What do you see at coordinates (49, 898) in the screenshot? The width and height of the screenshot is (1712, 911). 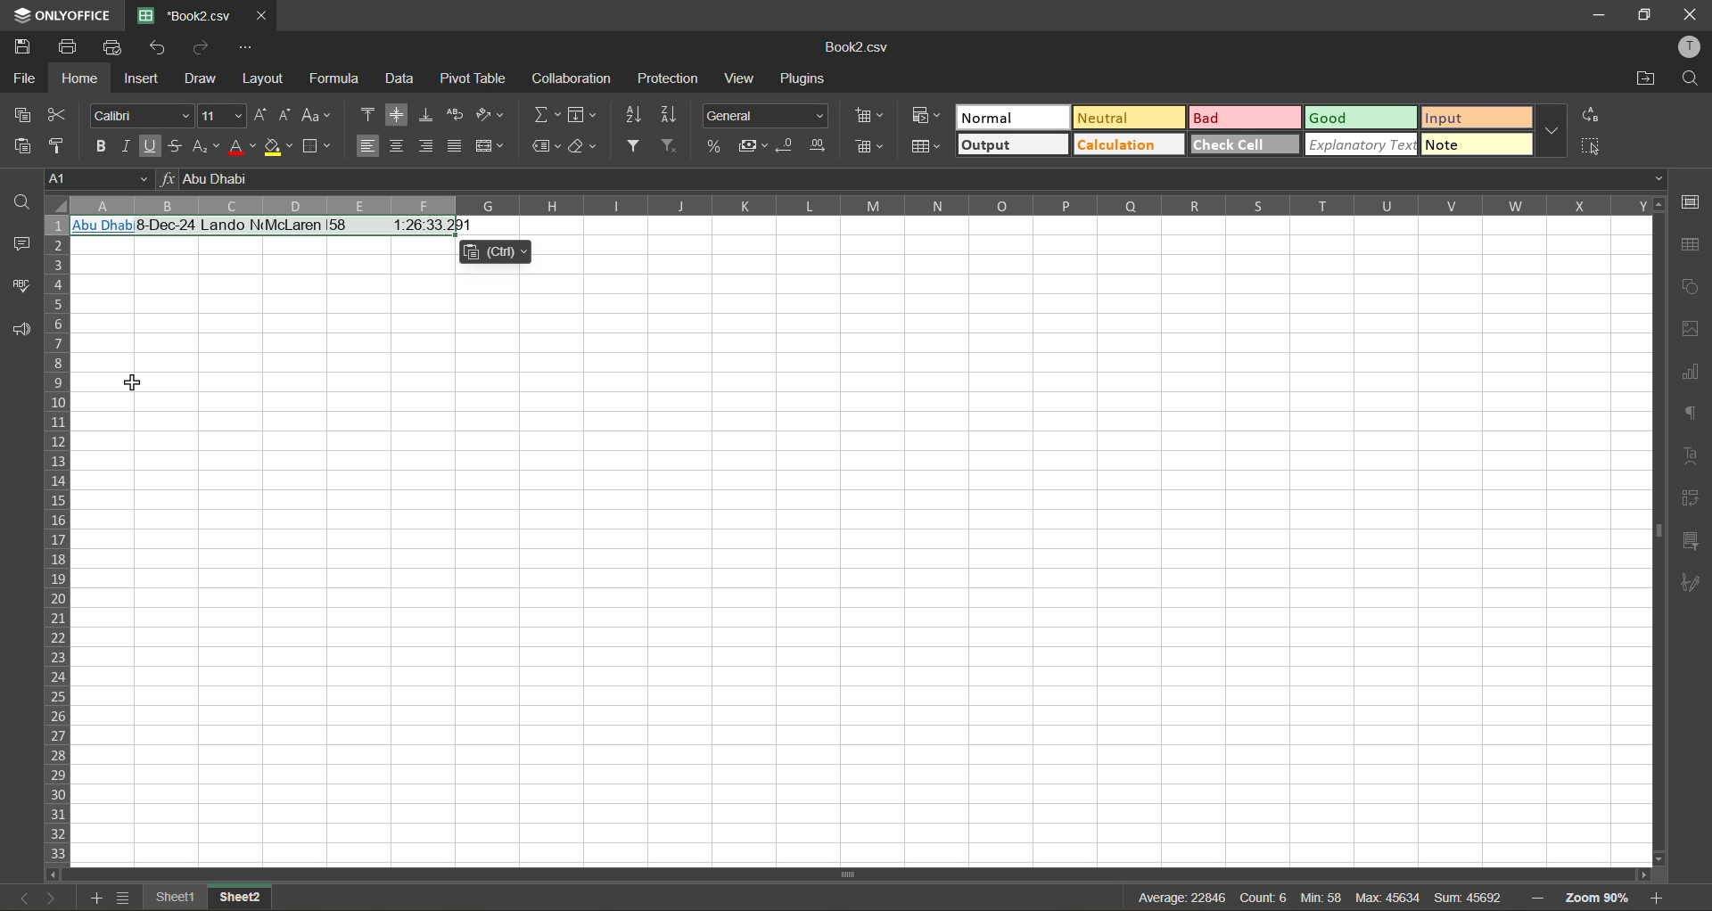 I see `next` at bounding box center [49, 898].